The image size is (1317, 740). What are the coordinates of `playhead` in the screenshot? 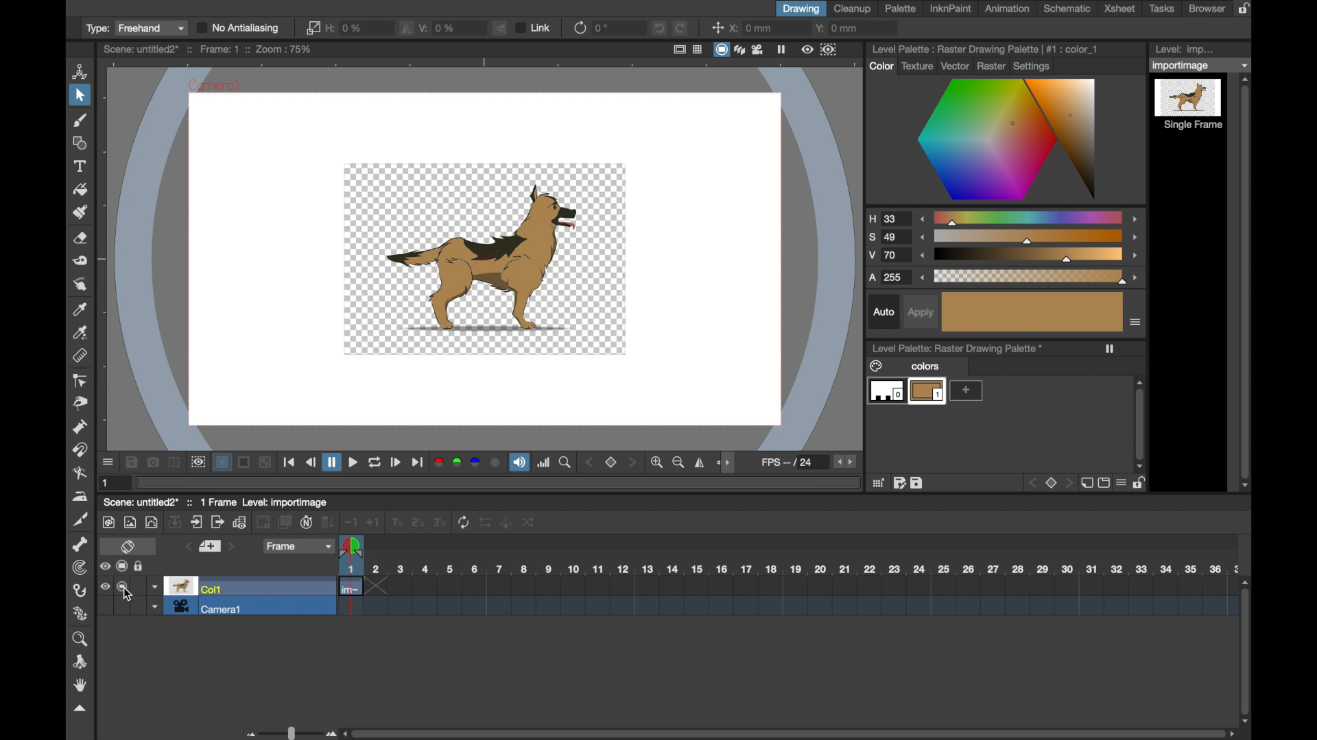 It's located at (351, 547).